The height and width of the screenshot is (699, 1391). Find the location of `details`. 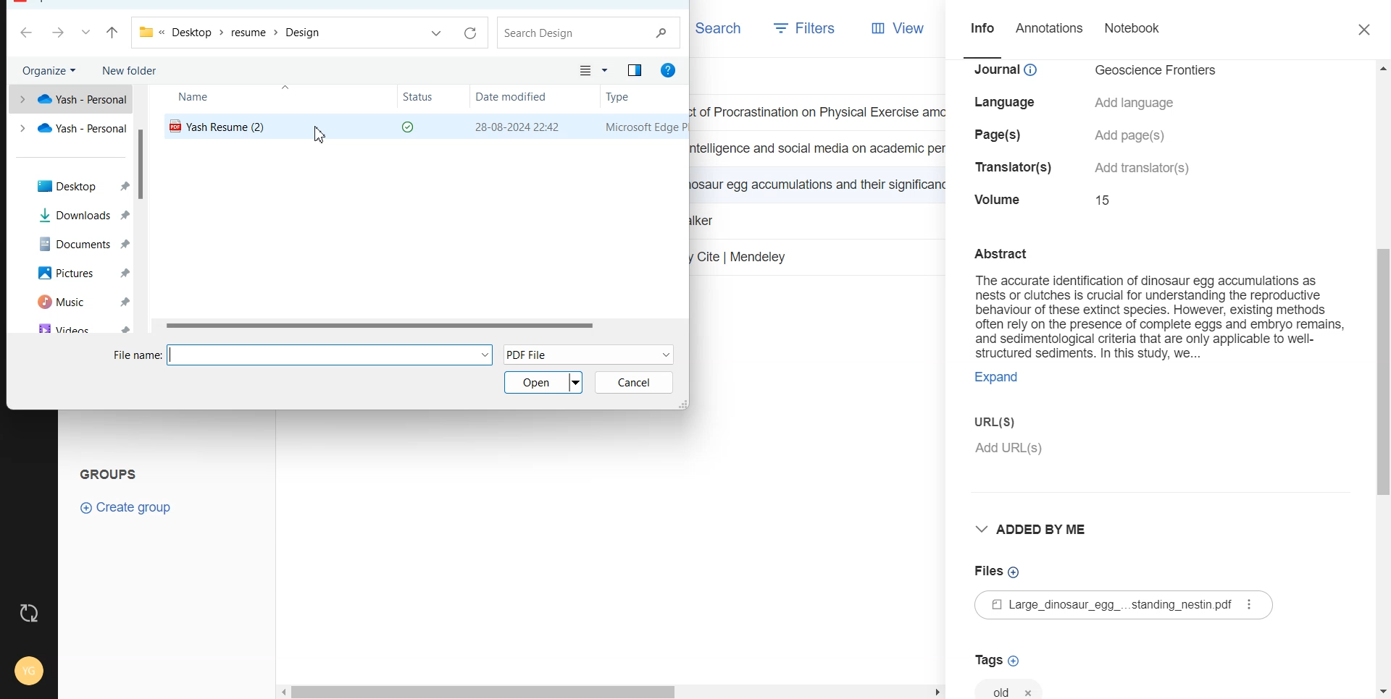

details is located at coordinates (1106, 199).